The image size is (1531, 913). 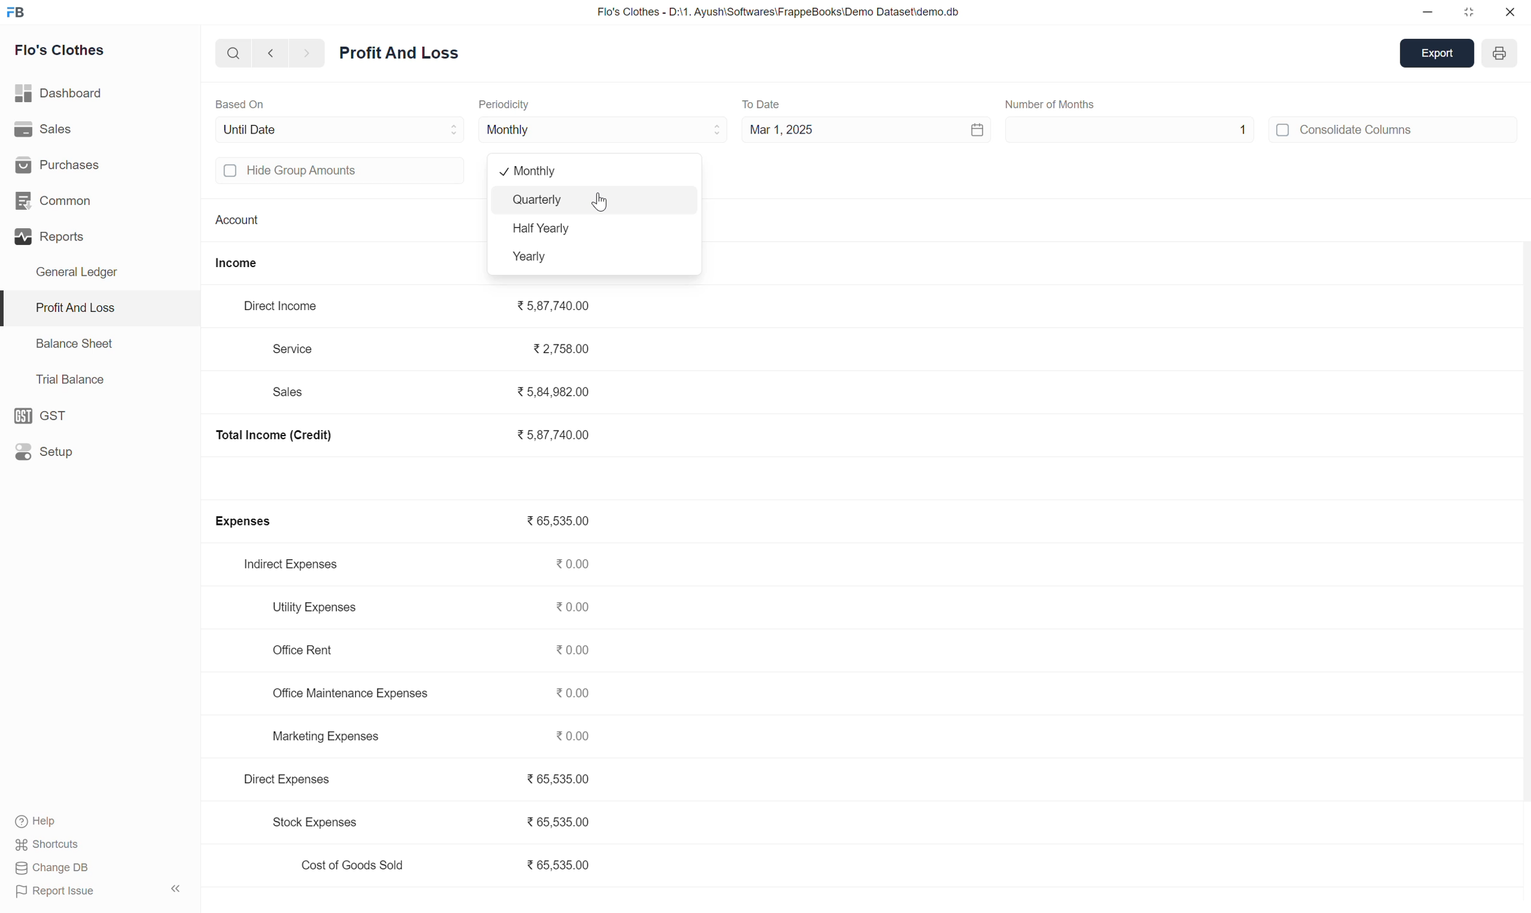 What do you see at coordinates (540, 229) in the screenshot?
I see `Half Yearly` at bounding box center [540, 229].